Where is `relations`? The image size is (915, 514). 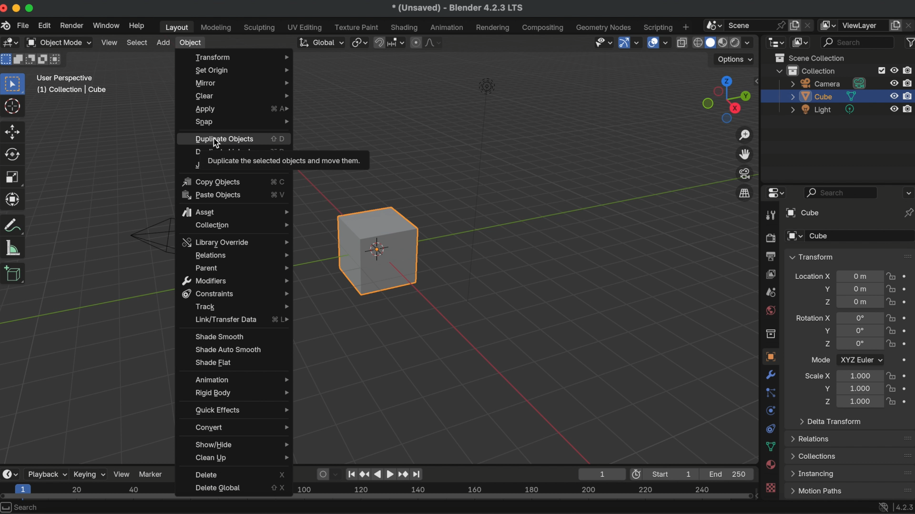 relations is located at coordinates (242, 255).